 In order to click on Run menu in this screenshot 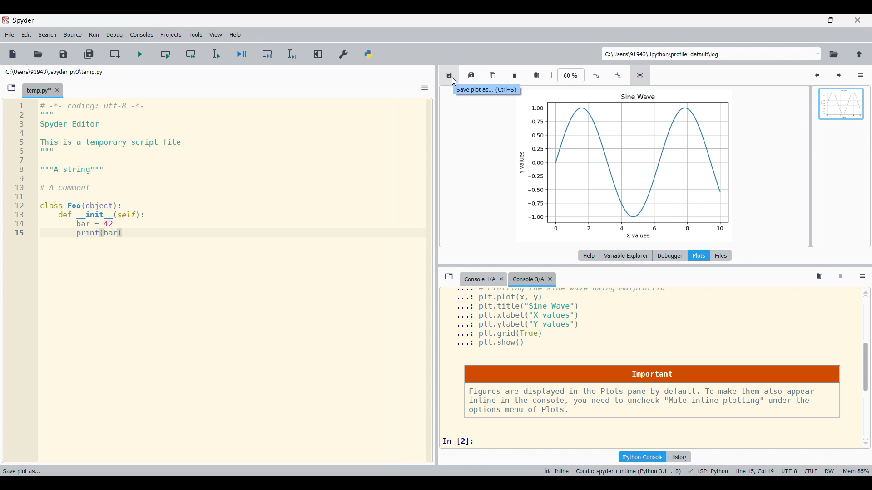, I will do `click(94, 34)`.